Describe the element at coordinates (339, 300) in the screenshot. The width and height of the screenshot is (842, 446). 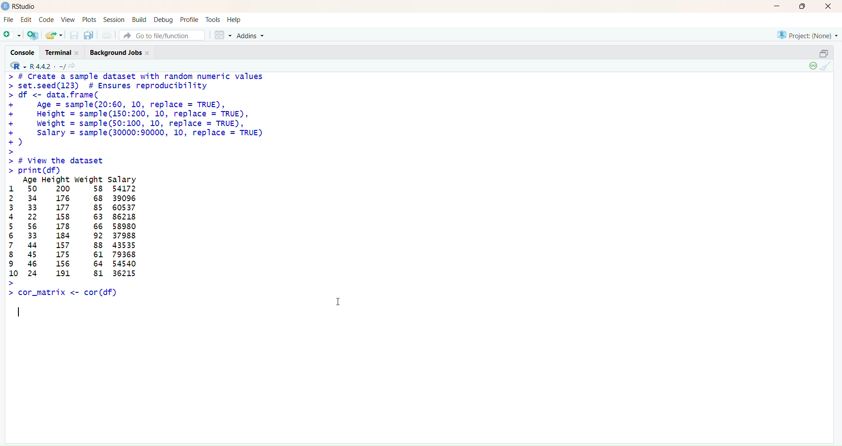
I see `Text cursor` at that location.